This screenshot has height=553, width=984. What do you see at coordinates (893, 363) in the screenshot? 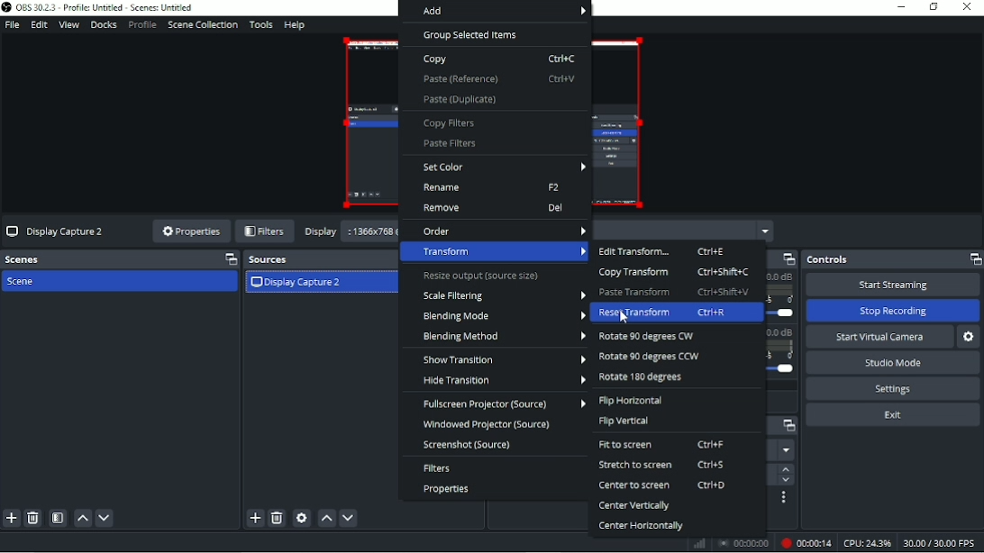
I see `Studio mode` at bounding box center [893, 363].